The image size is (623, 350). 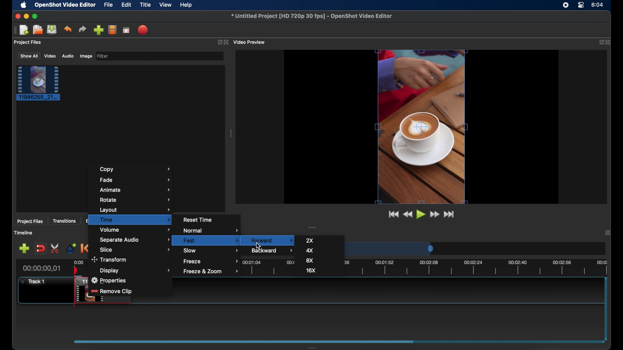 I want to click on slice menu, so click(x=136, y=250).